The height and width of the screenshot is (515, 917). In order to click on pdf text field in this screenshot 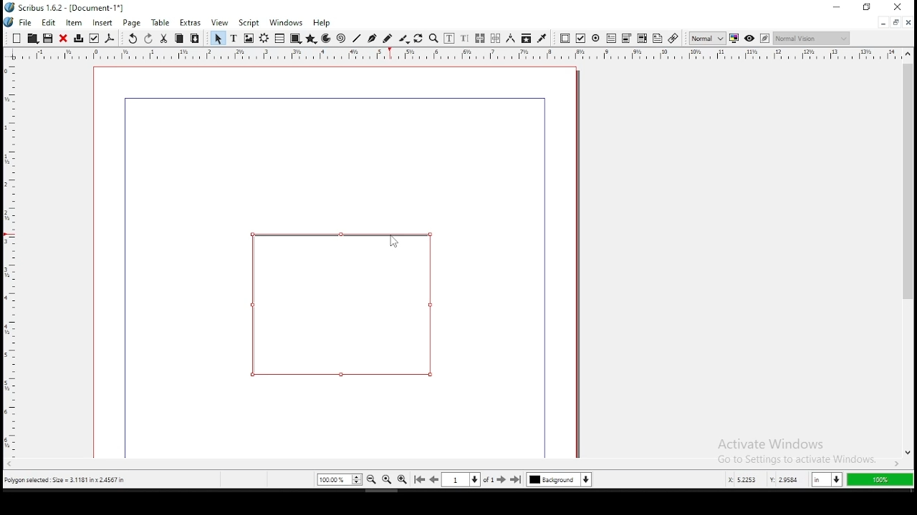, I will do `click(612, 39)`.